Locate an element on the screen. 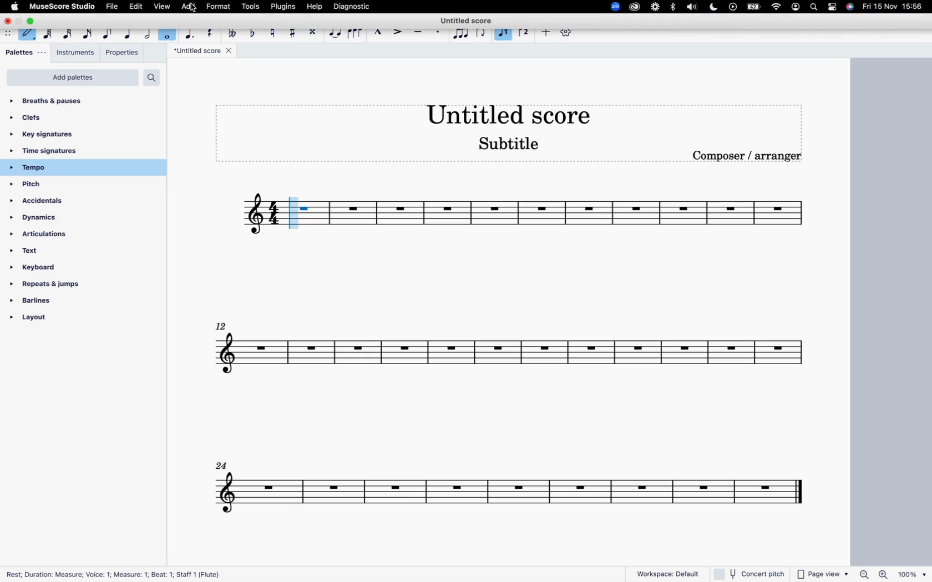  time signatures is located at coordinates (79, 151).